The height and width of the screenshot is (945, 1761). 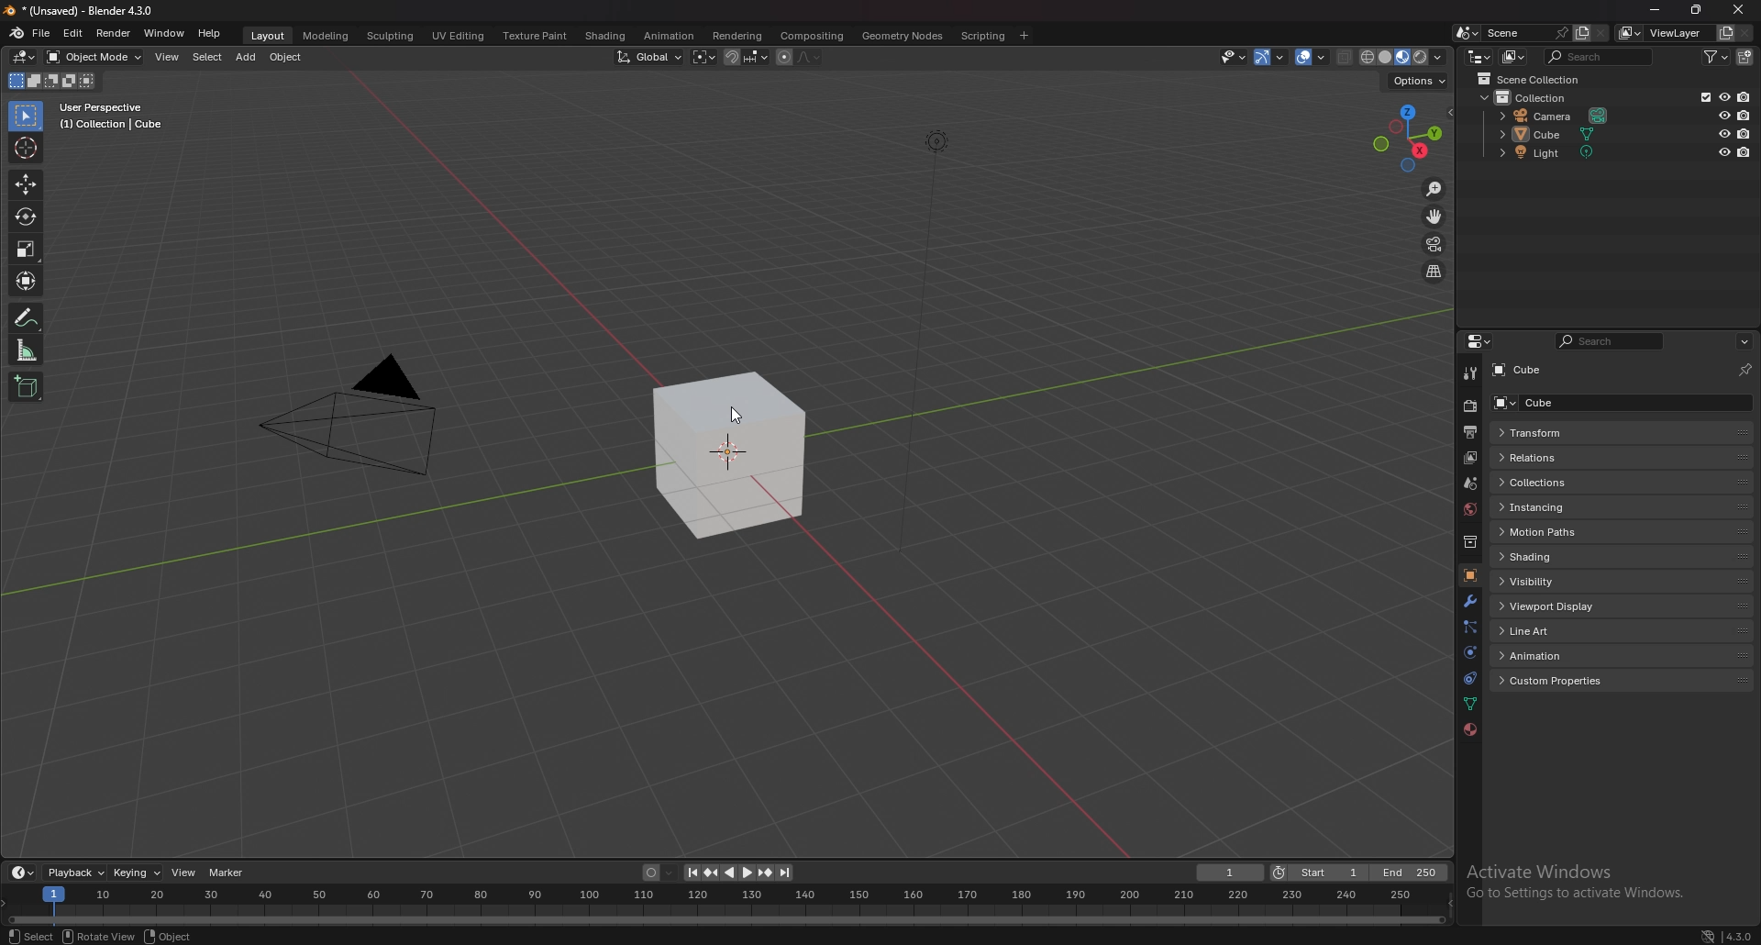 What do you see at coordinates (1546, 458) in the screenshot?
I see `relations` at bounding box center [1546, 458].